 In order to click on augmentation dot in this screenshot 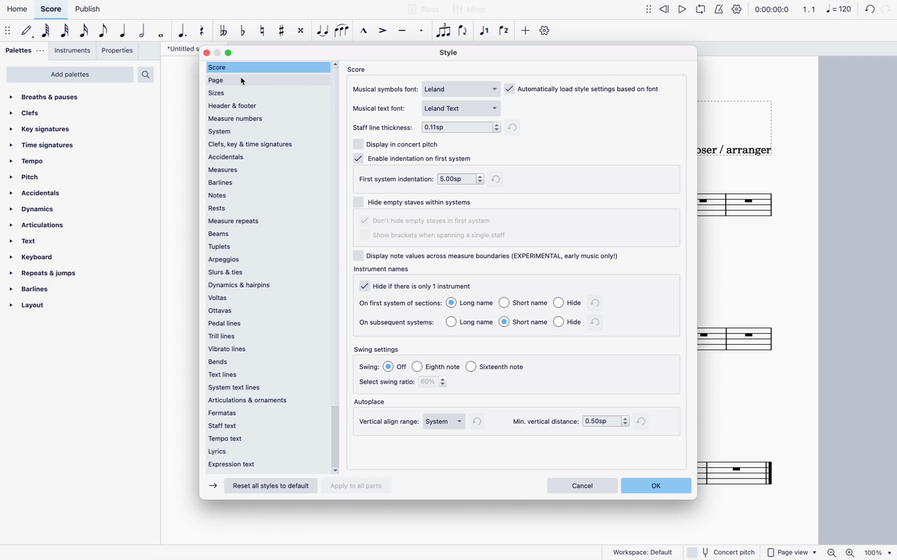, I will do `click(183, 32)`.